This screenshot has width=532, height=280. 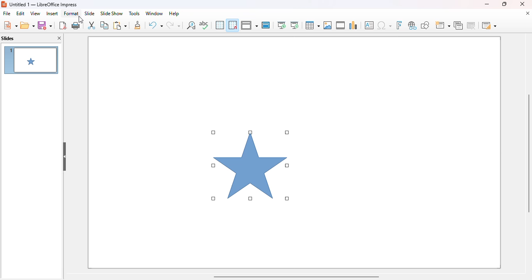 I want to click on vertical scroll bar, so click(x=527, y=153).